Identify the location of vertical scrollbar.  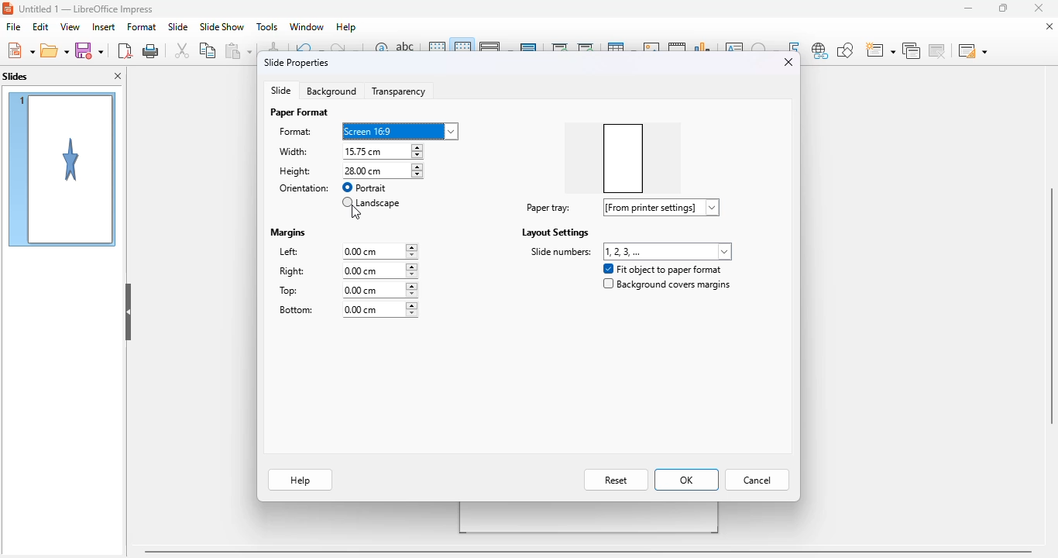
(1051, 305).